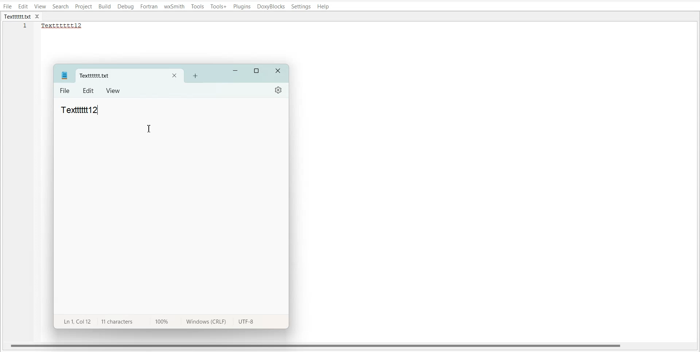 Image resolution: width=700 pixels, height=352 pixels. I want to click on Minimize, so click(236, 71).